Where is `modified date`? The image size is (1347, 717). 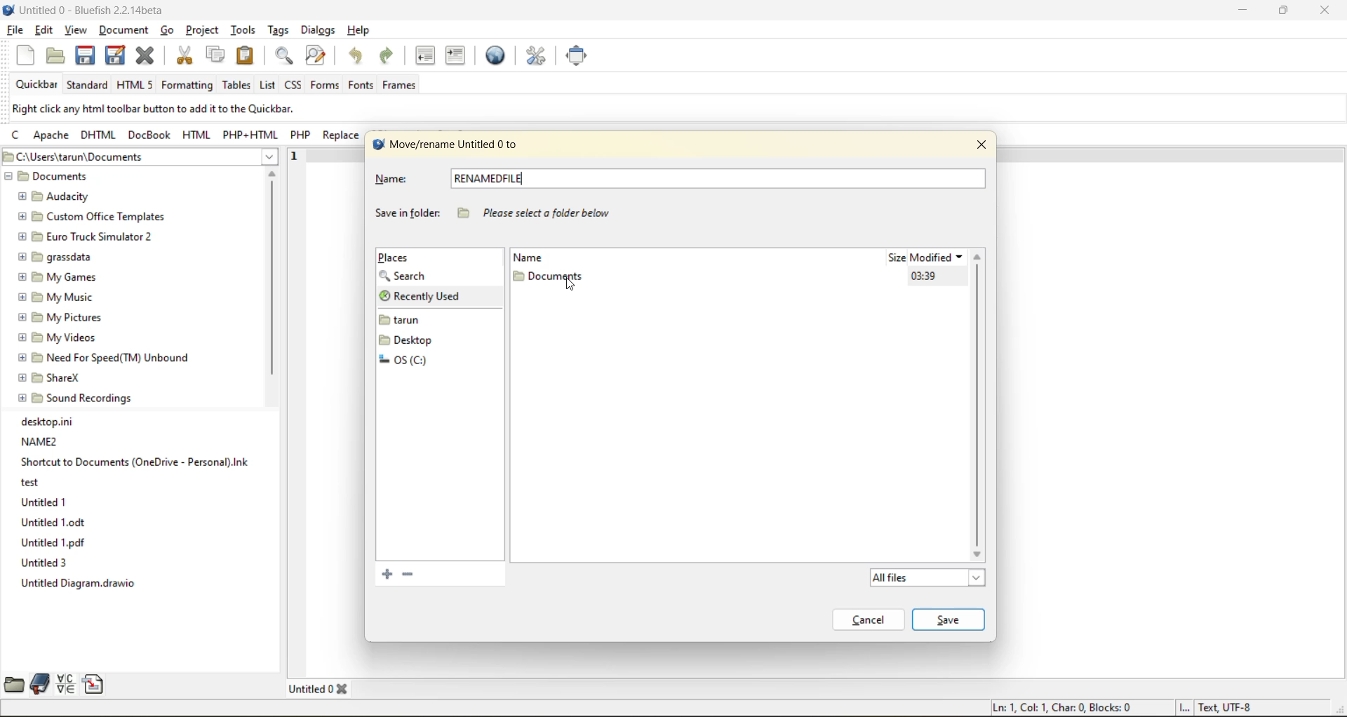
modified date is located at coordinates (939, 256).